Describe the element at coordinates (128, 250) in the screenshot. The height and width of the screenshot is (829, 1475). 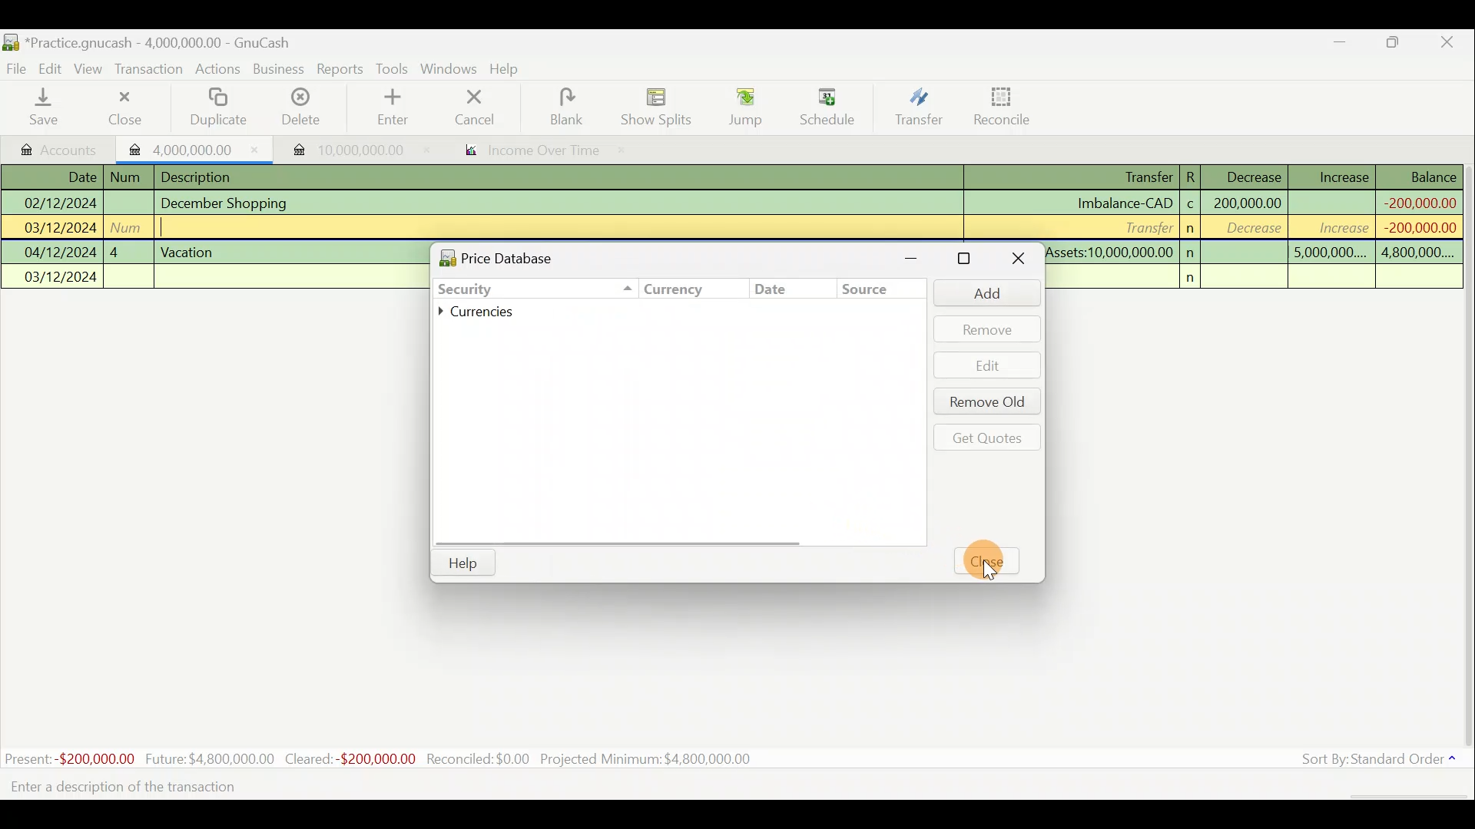
I see `4` at that location.